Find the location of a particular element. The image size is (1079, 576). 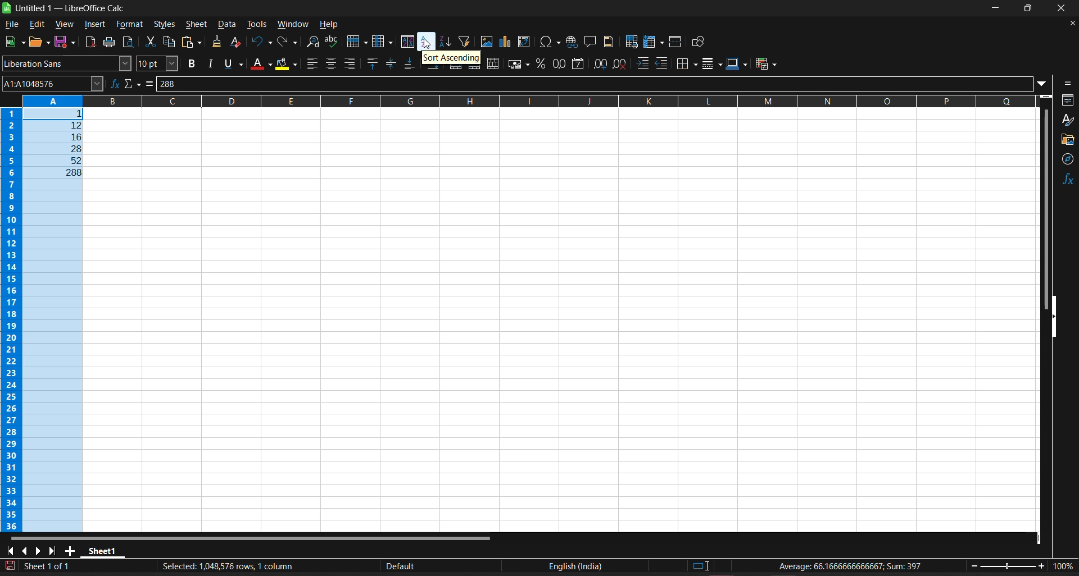

scroll to  last sheet is located at coordinates (53, 548).